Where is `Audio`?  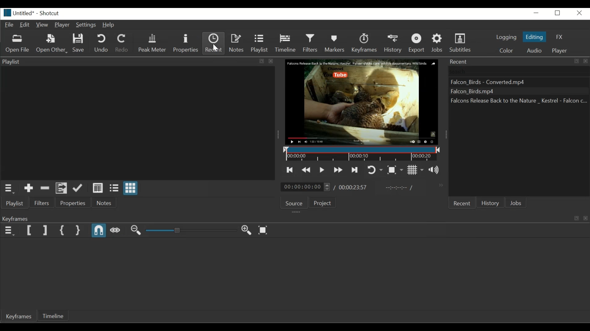 Audio is located at coordinates (534, 51).